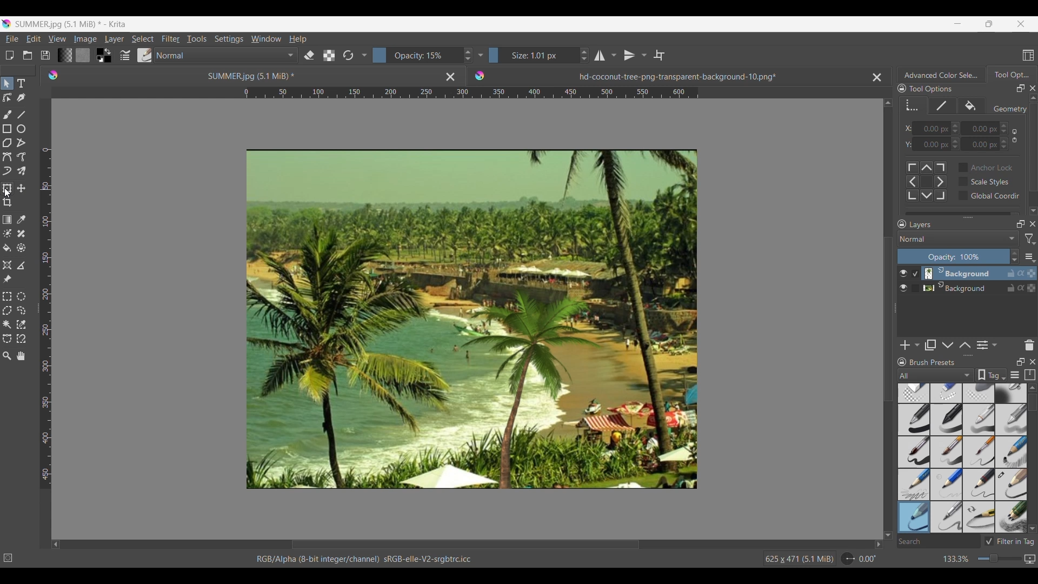 This screenshot has height=584, width=1038. Describe the element at coordinates (21, 97) in the screenshot. I see `Calligraphy` at that location.